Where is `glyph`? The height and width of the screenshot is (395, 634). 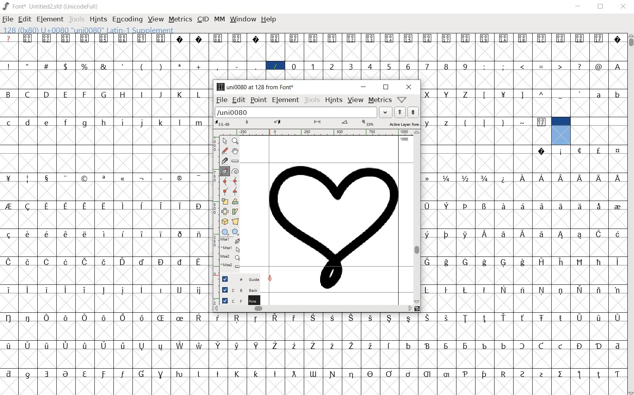 glyph is located at coordinates (465, 178).